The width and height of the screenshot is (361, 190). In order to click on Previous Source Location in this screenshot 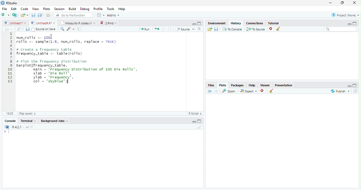, I will do `click(6, 29)`.